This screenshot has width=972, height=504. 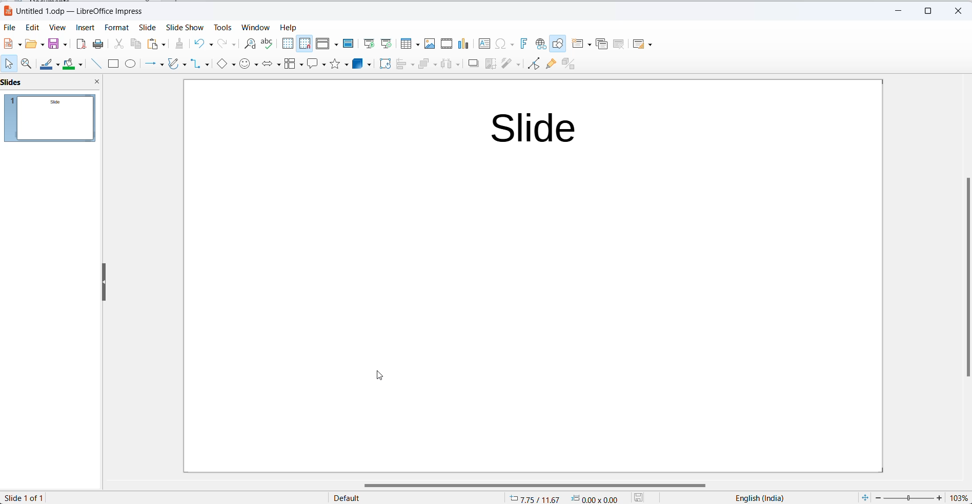 I want to click on tools, so click(x=222, y=28).